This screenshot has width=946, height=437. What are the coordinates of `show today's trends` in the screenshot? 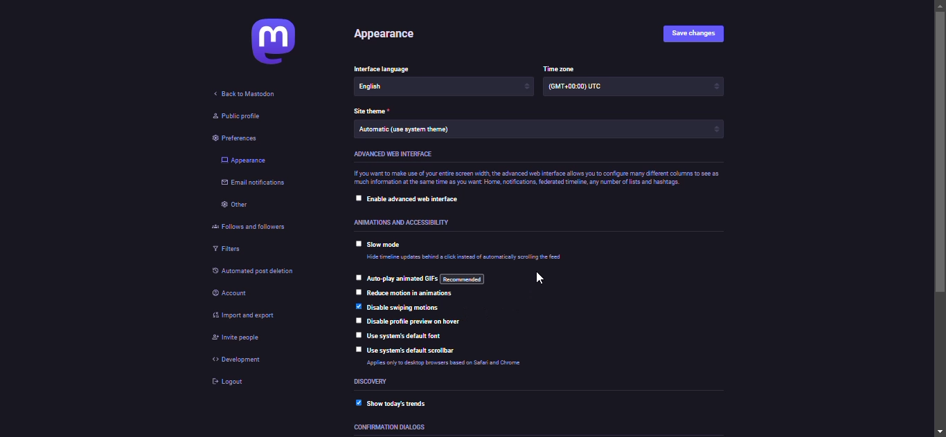 It's located at (401, 405).